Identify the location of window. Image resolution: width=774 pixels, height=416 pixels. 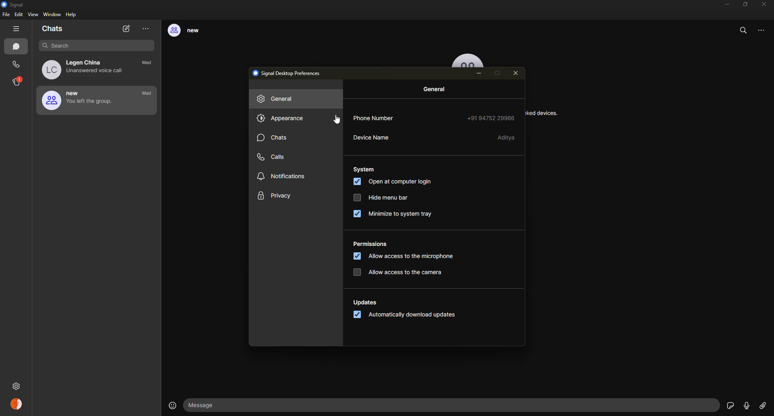
(52, 15).